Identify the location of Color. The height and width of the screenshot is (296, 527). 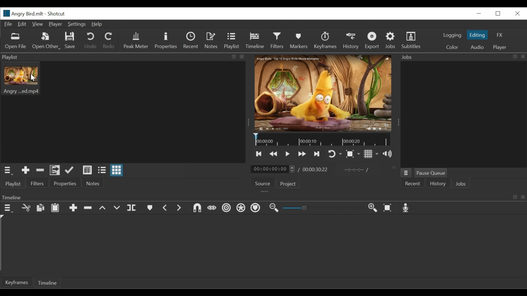
(452, 47).